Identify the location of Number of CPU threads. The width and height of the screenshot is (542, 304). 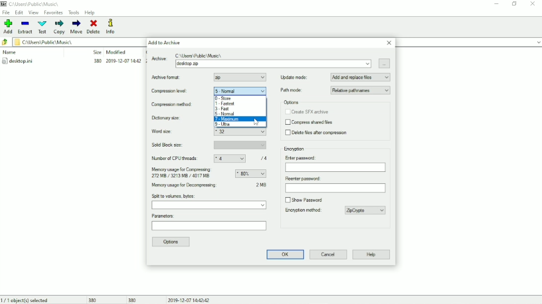
(212, 158).